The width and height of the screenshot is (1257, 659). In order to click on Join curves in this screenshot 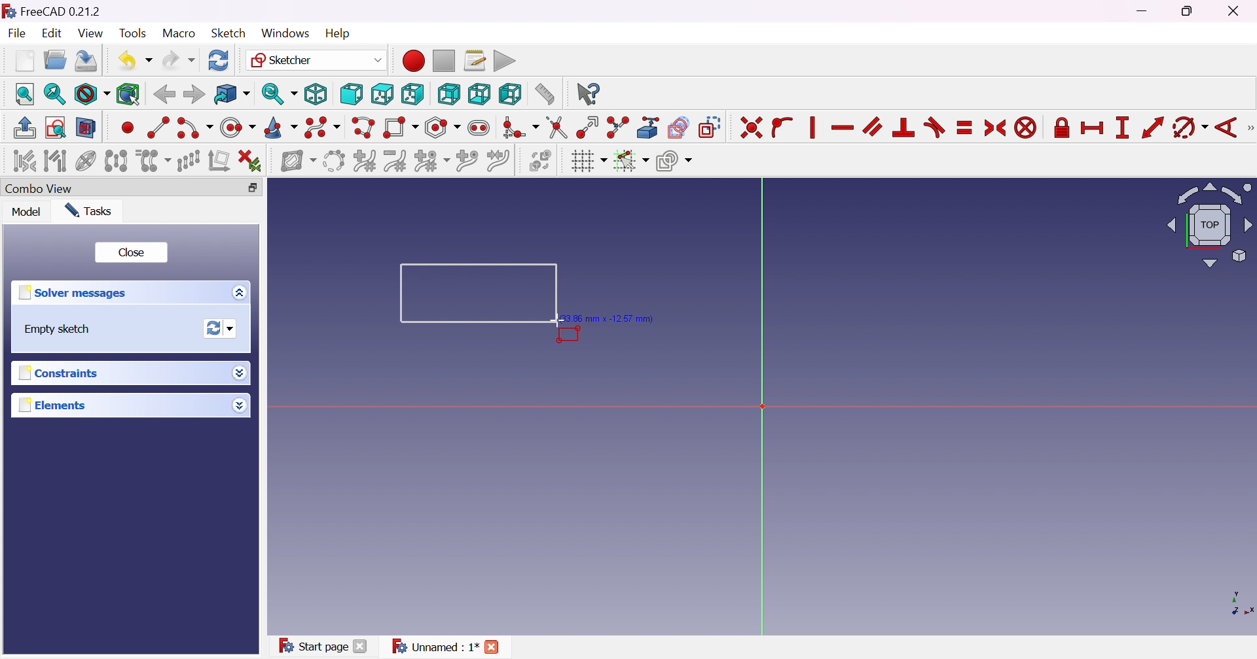, I will do `click(498, 161)`.